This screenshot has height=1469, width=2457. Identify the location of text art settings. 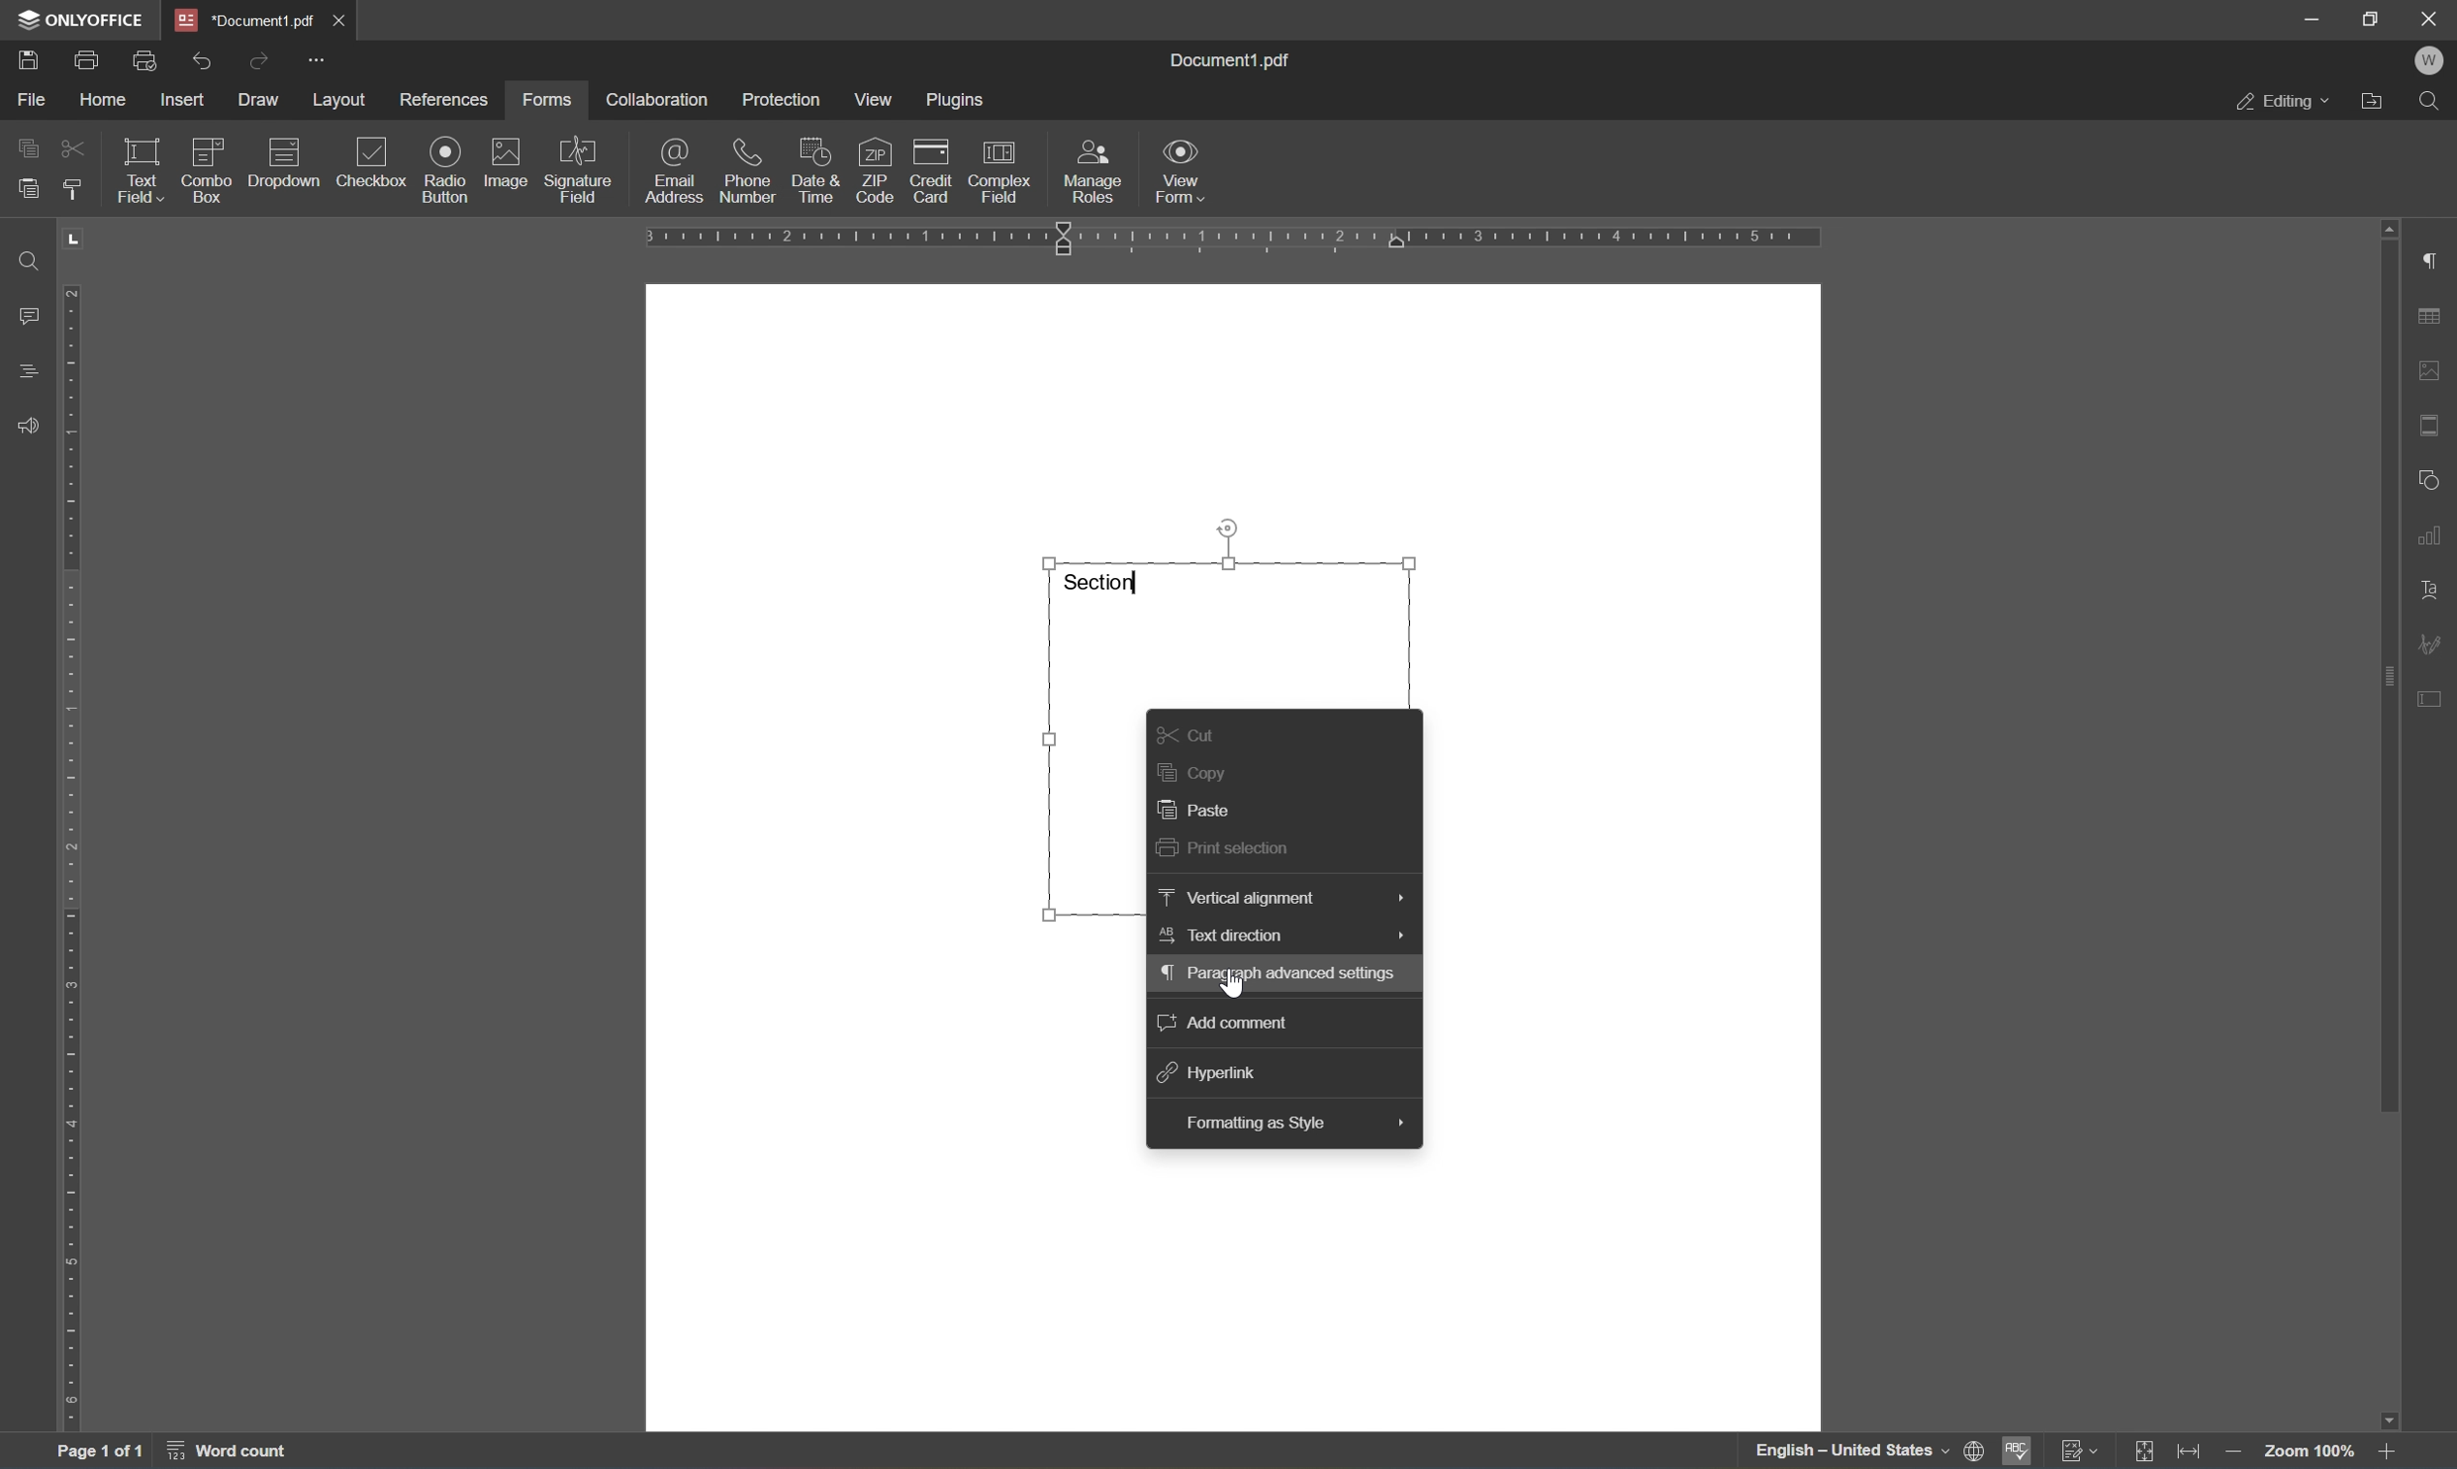
(2432, 591).